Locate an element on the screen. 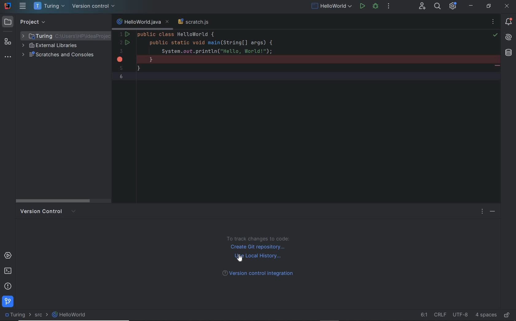 The height and width of the screenshot is (321, 516). search everywhere is located at coordinates (437, 6).